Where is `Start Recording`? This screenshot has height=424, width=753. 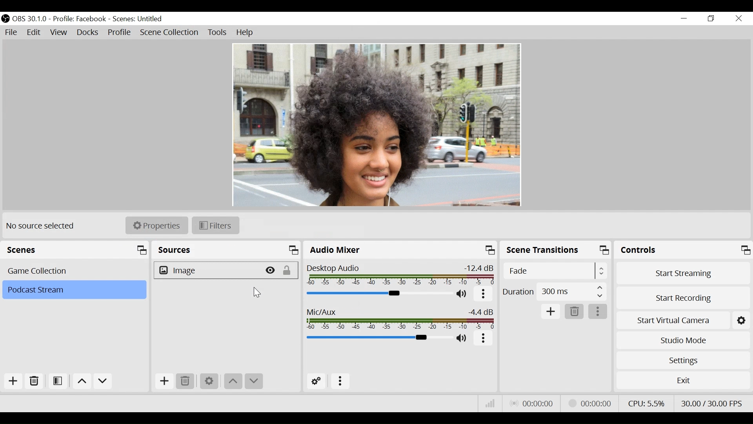
Start Recording is located at coordinates (684, 297).